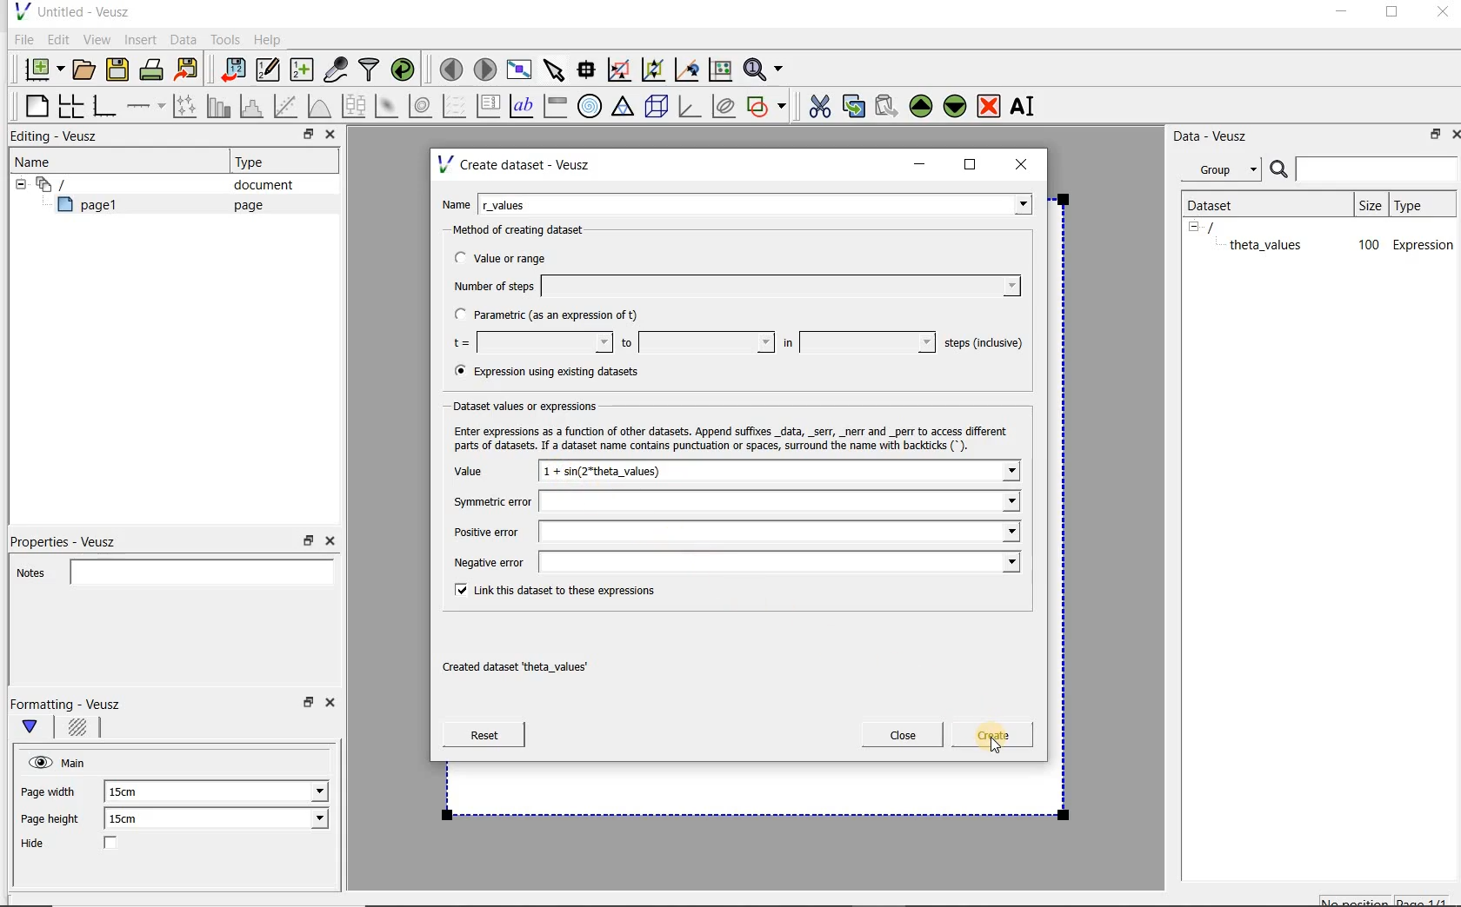 This screenshot has width=1461, height=907. I want to click on size, so click(1369, 202).